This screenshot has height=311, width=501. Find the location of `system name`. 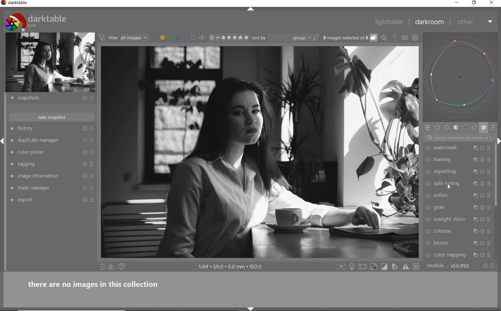

system name is located at coordinates (15, 3).